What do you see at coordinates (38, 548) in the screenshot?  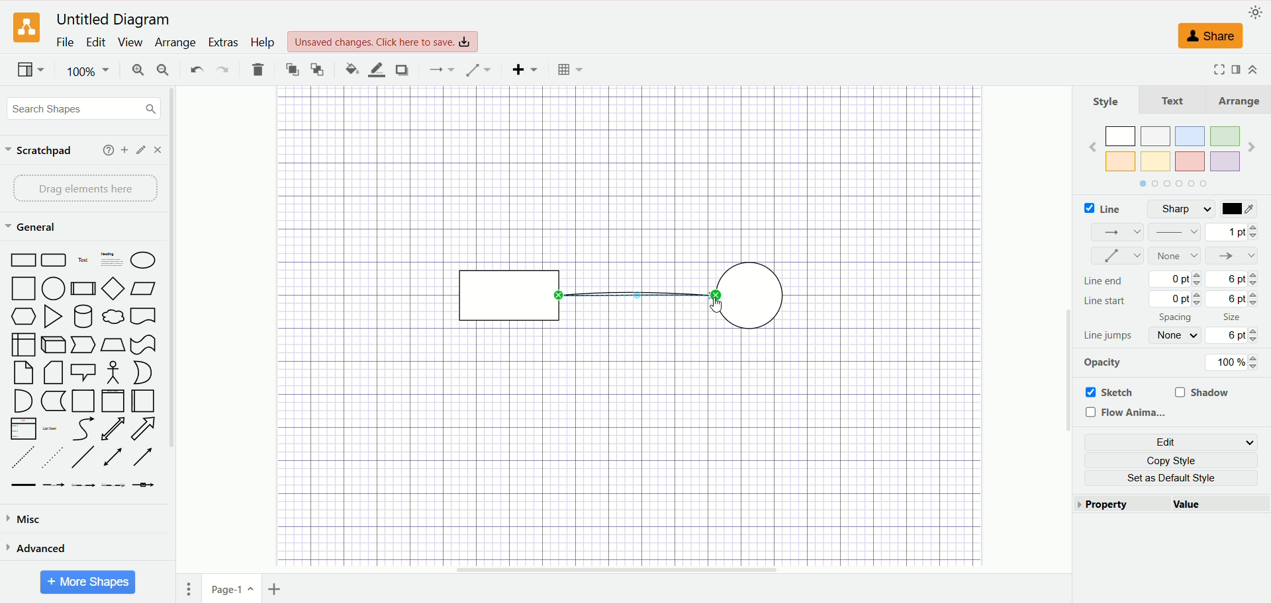 I see `advanced` at bounding box center [38, 548].